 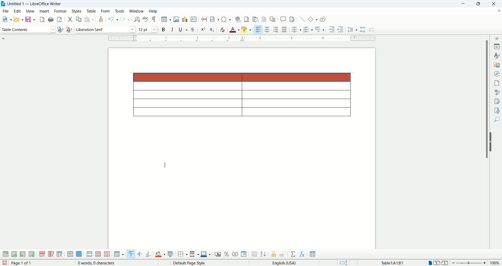 What do you see at coordinates (153, 11) in the screenshot?
I see `help` at bounding box center [153, 11].